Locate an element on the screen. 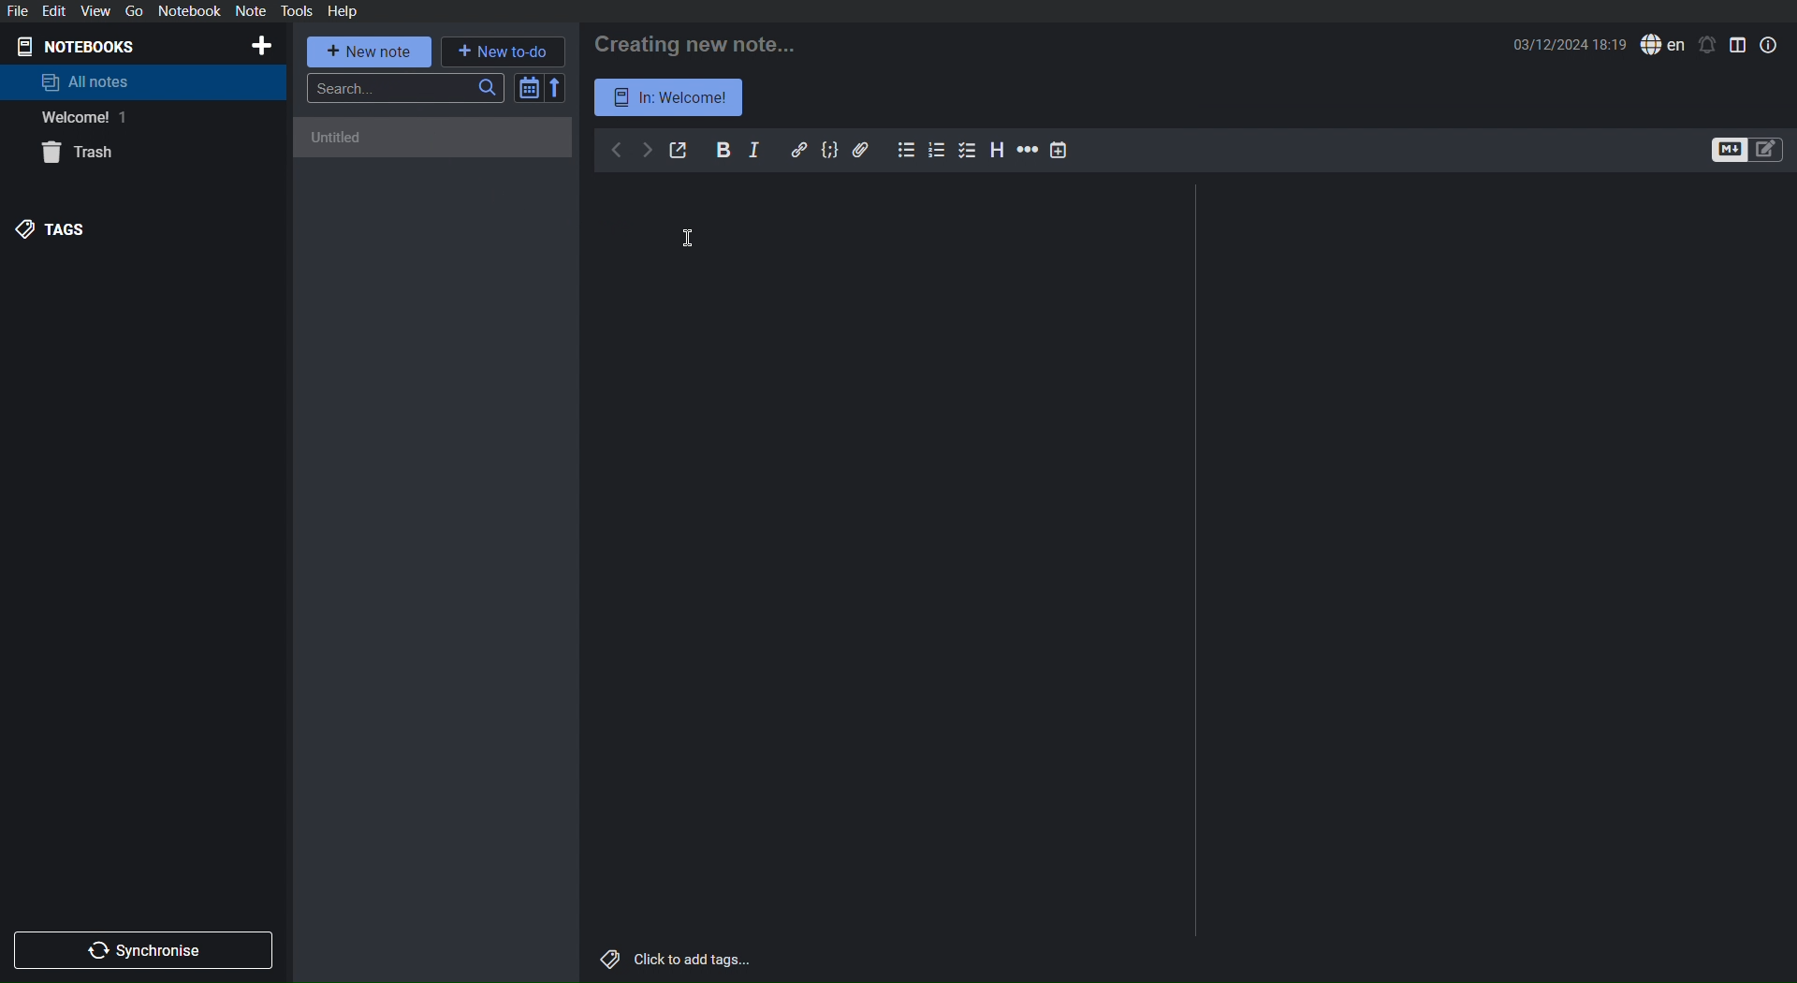 The image size is (1797, 983). Divider is located at coordinates (1197, 564).